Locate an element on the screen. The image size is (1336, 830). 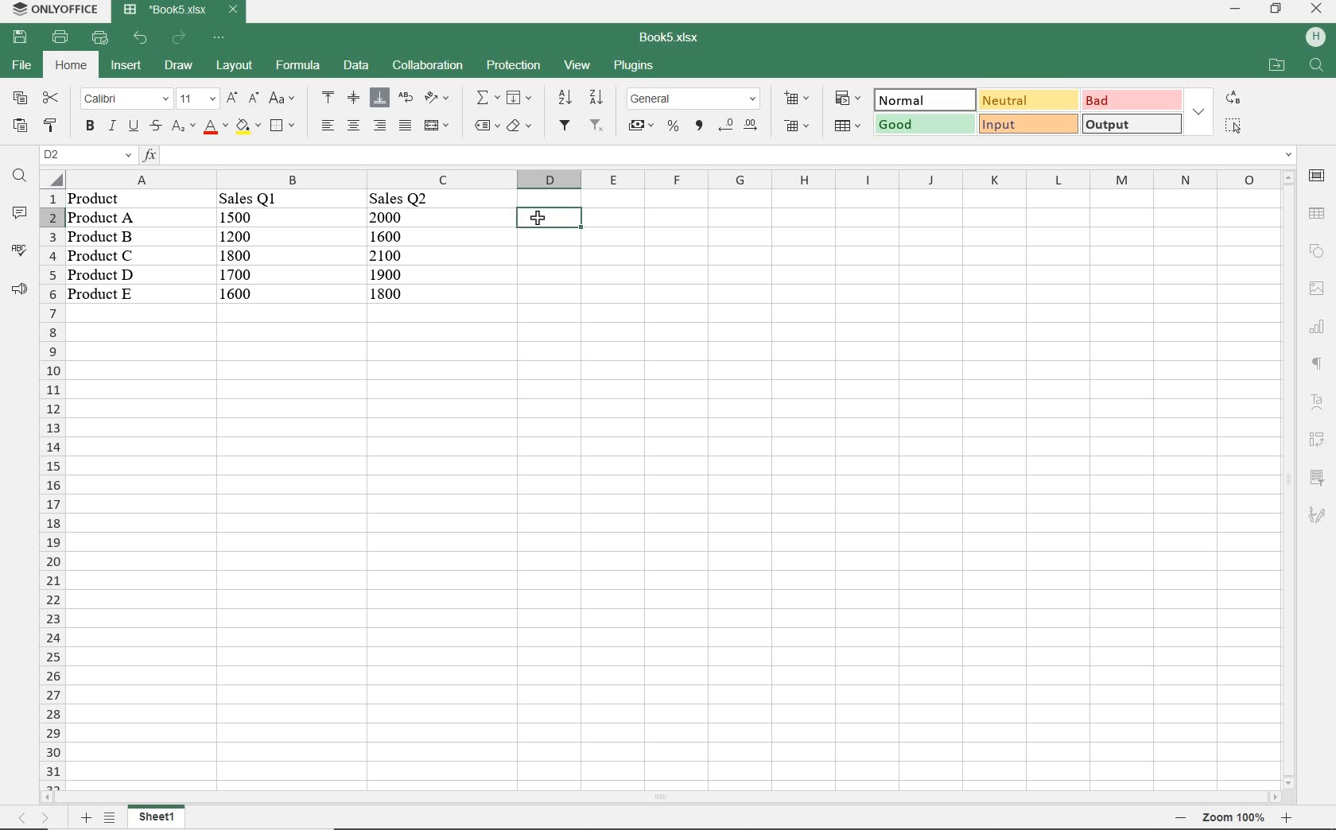
signature is located at coordinates (1317, 517).